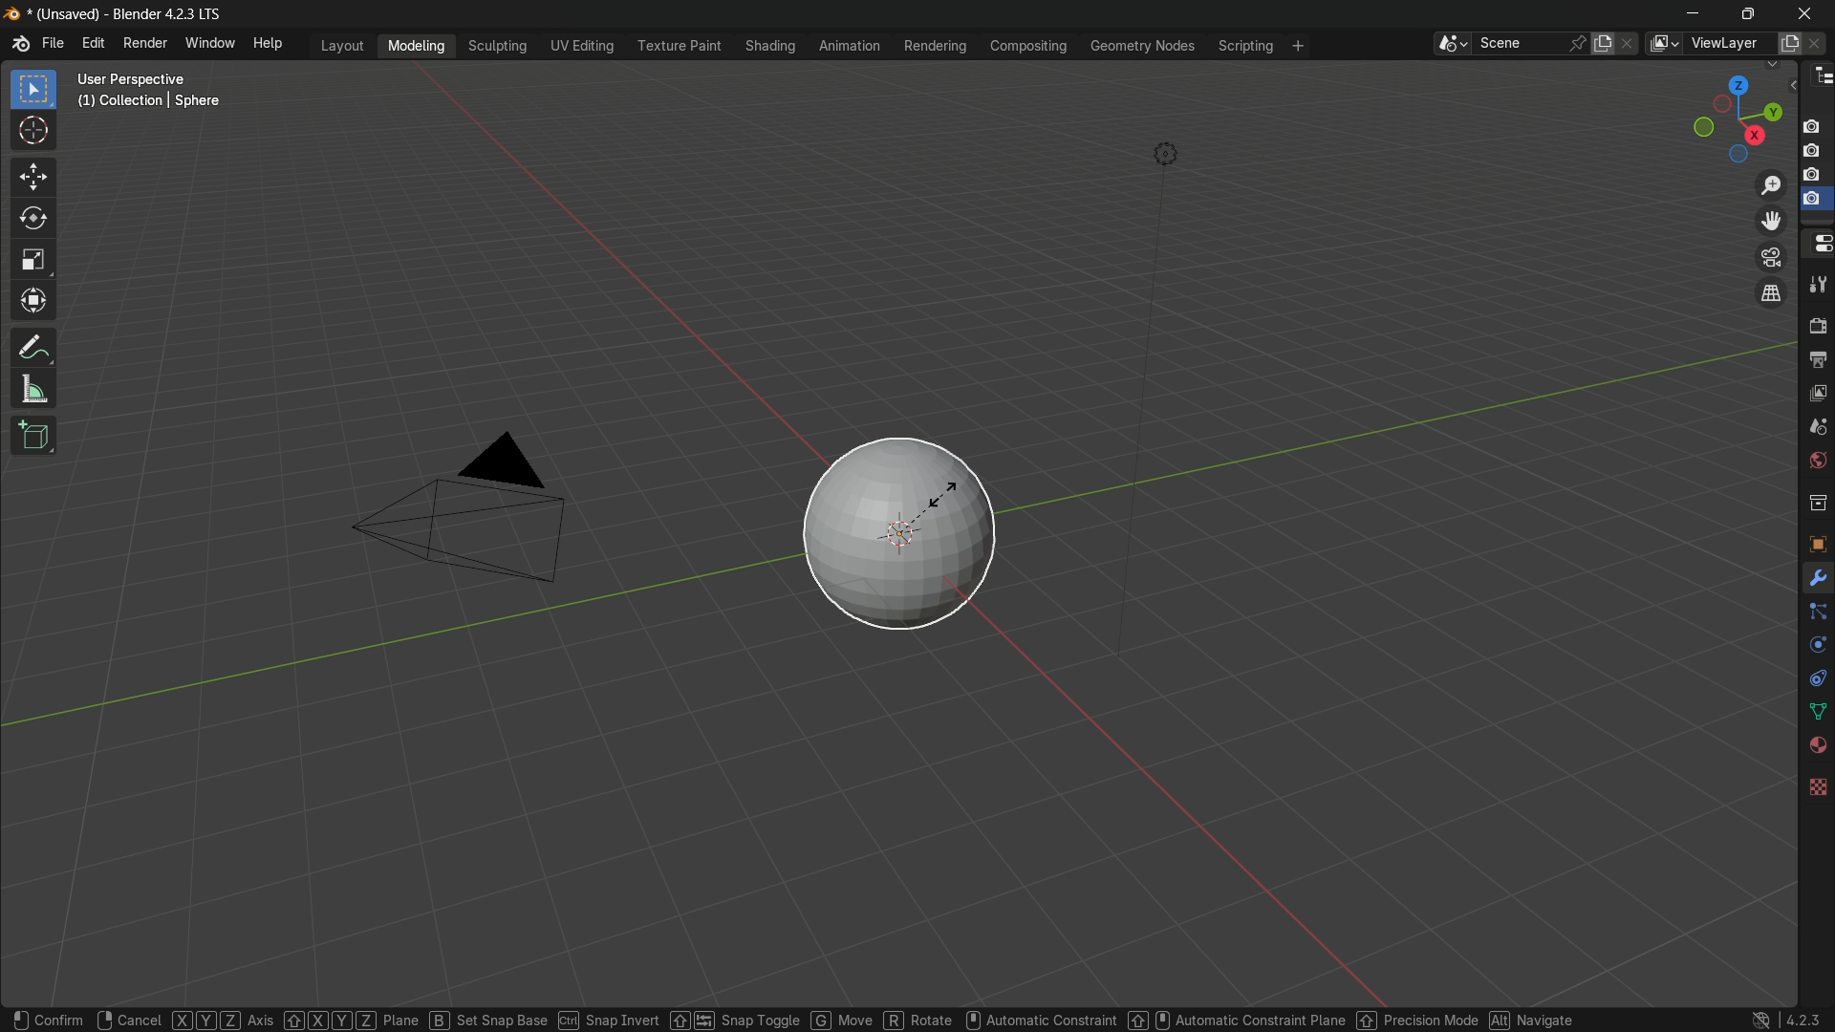 This screenshot has width=1835, height=1032. I want to click on rendering menu, so click(937, 46).